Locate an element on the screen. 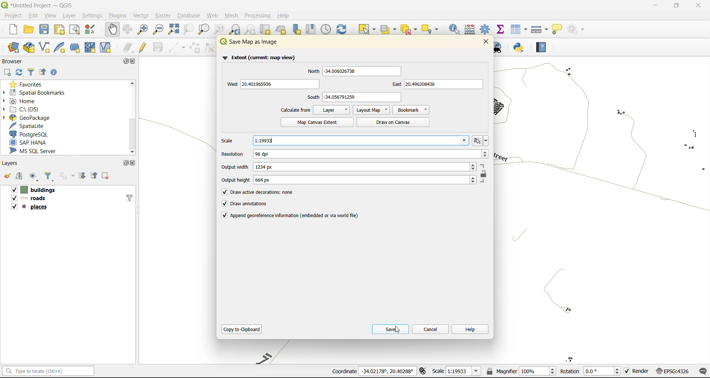 The width and height of the screenshot is (710, 378). output height is located at coordinates (351, 180).